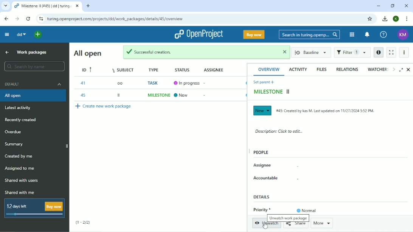  What do you see at coordinates (407, 6) in the screenshot?
I see `Close` at bounding box center [407, 6].